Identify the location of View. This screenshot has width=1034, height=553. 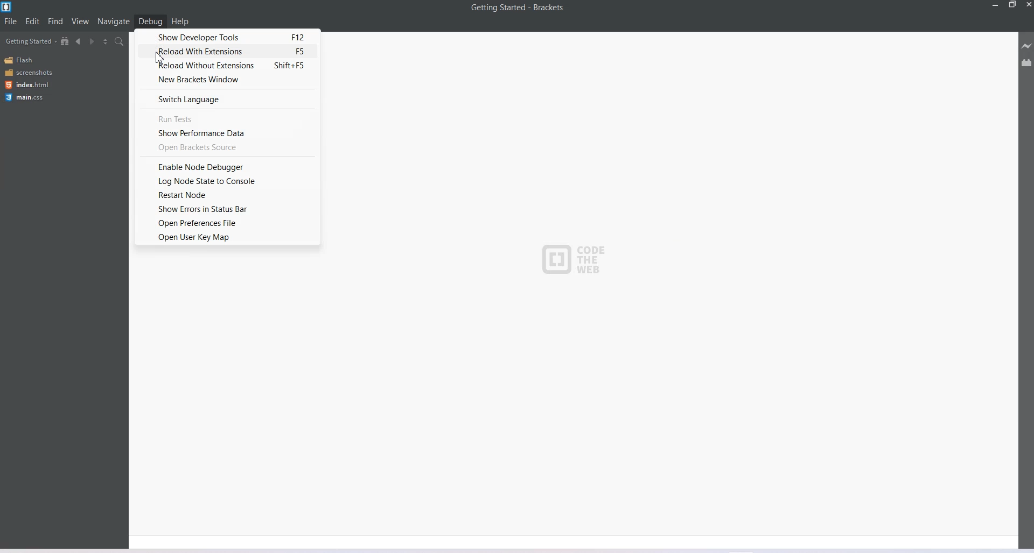
(80, 20).